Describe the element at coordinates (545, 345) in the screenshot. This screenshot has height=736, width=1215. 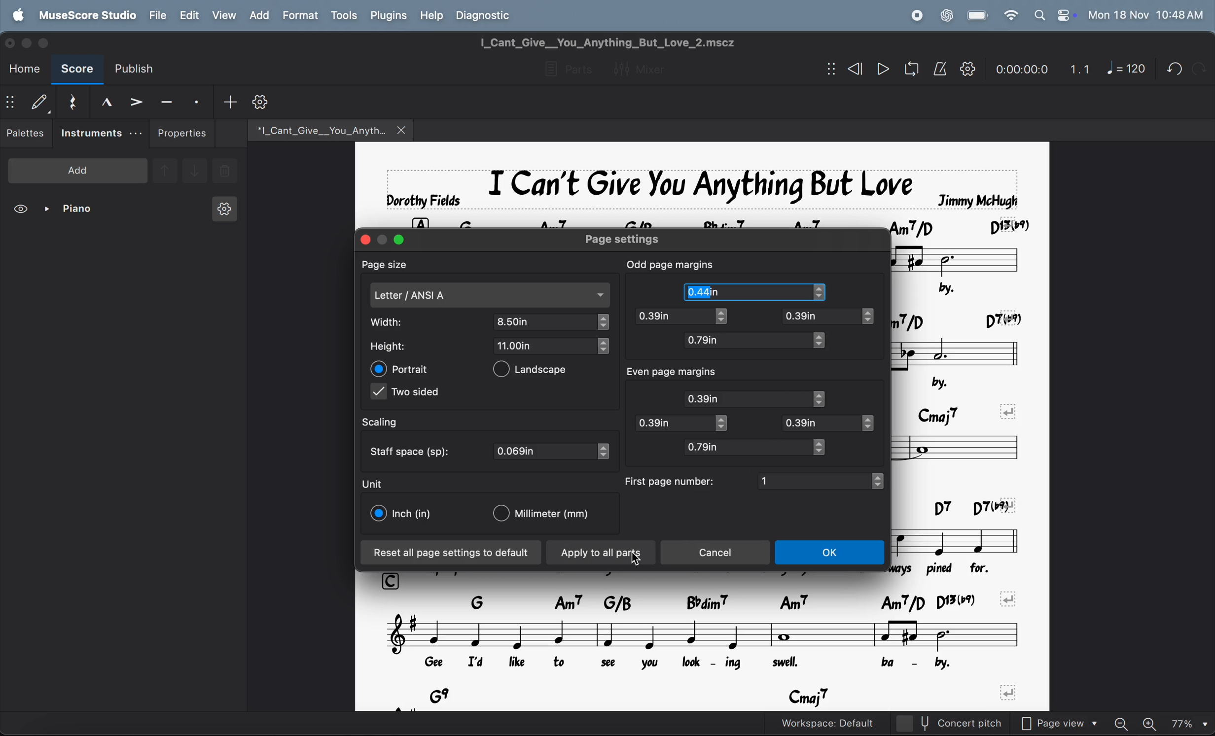
I see `11.0in` at that location.